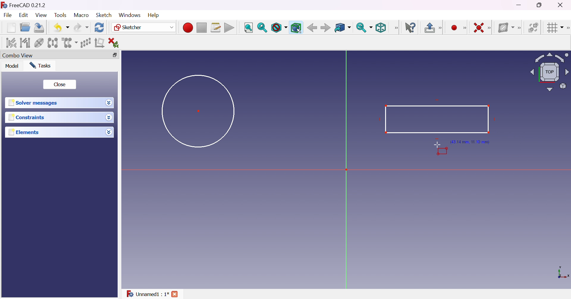  What do you see at coordinates (100, 43) in the screenshot?
I see `Remove axes alignment` at bounding box center [100, 43].